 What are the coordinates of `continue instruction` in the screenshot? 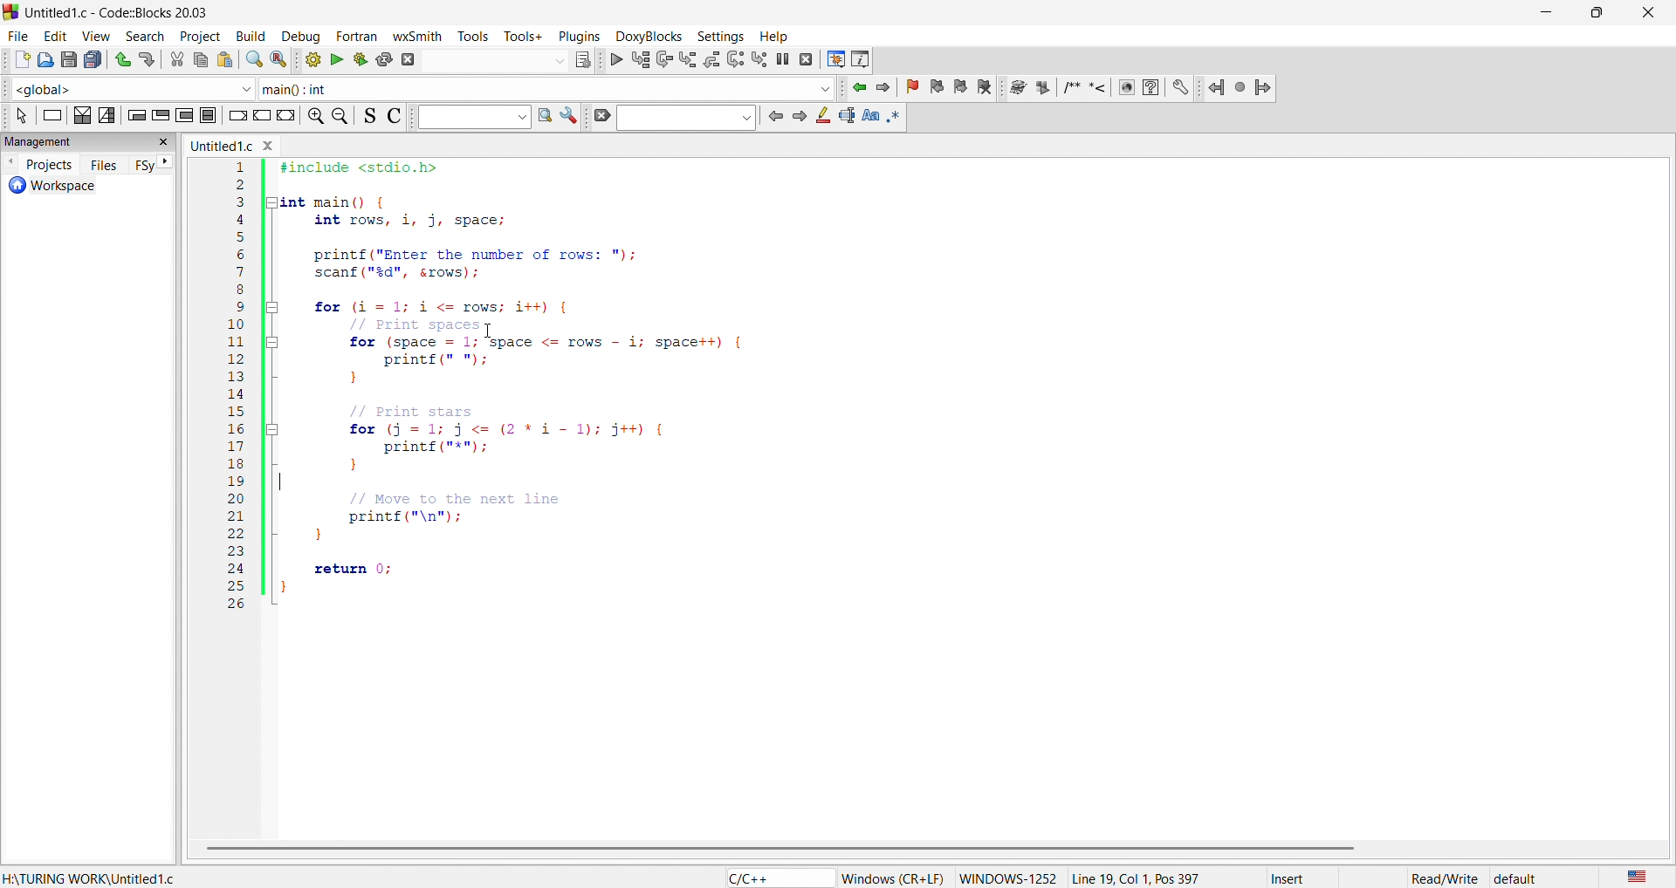 It's located at (261, 118).